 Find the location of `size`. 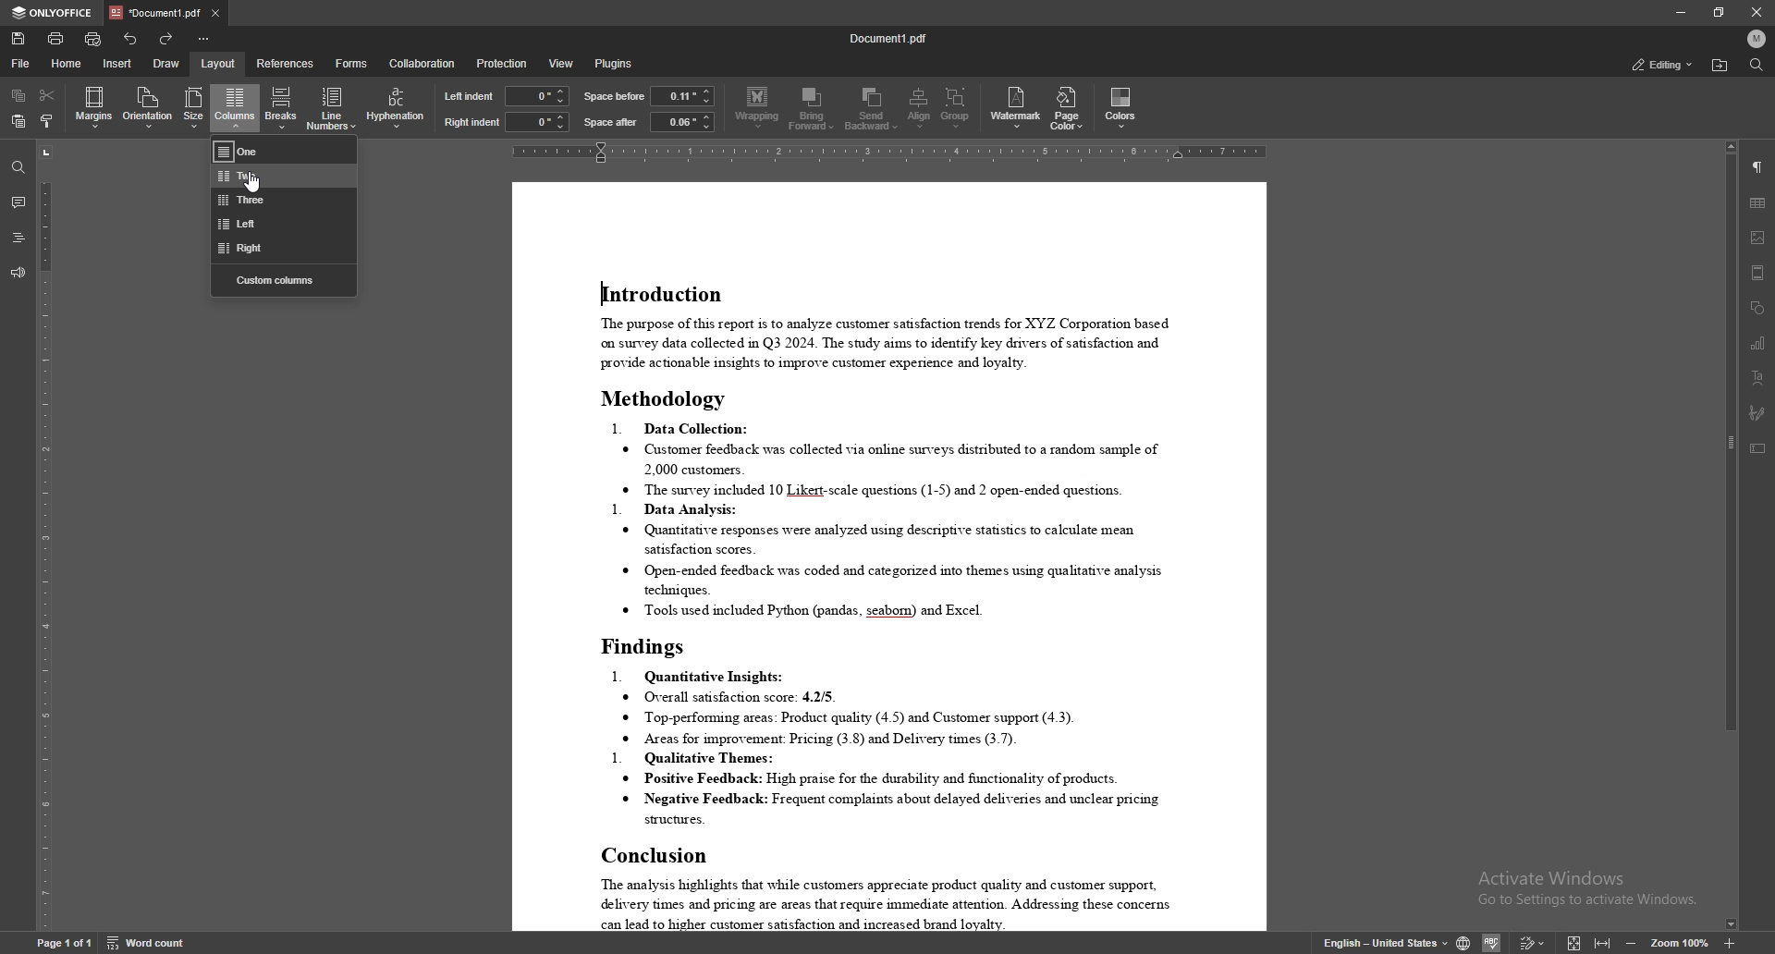

size is located at coordinates (195, 108).